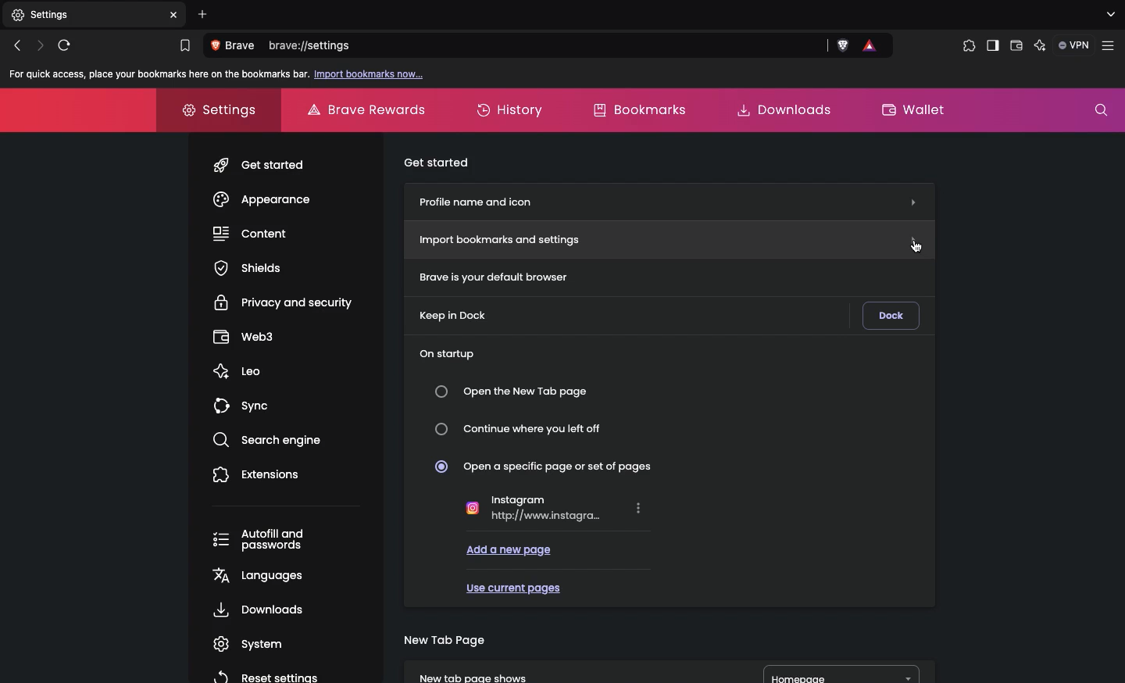  Describe the element at coordinates (245, 402) in the screenshot. I see `Sync` at that location.